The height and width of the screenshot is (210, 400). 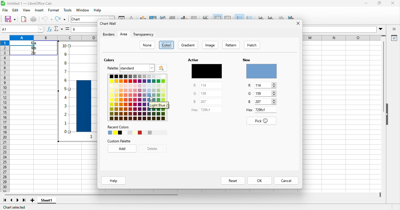 What do you see at coordinates (205, 85) in the screenshot?
I see `114` at bounding box center [205, 85].